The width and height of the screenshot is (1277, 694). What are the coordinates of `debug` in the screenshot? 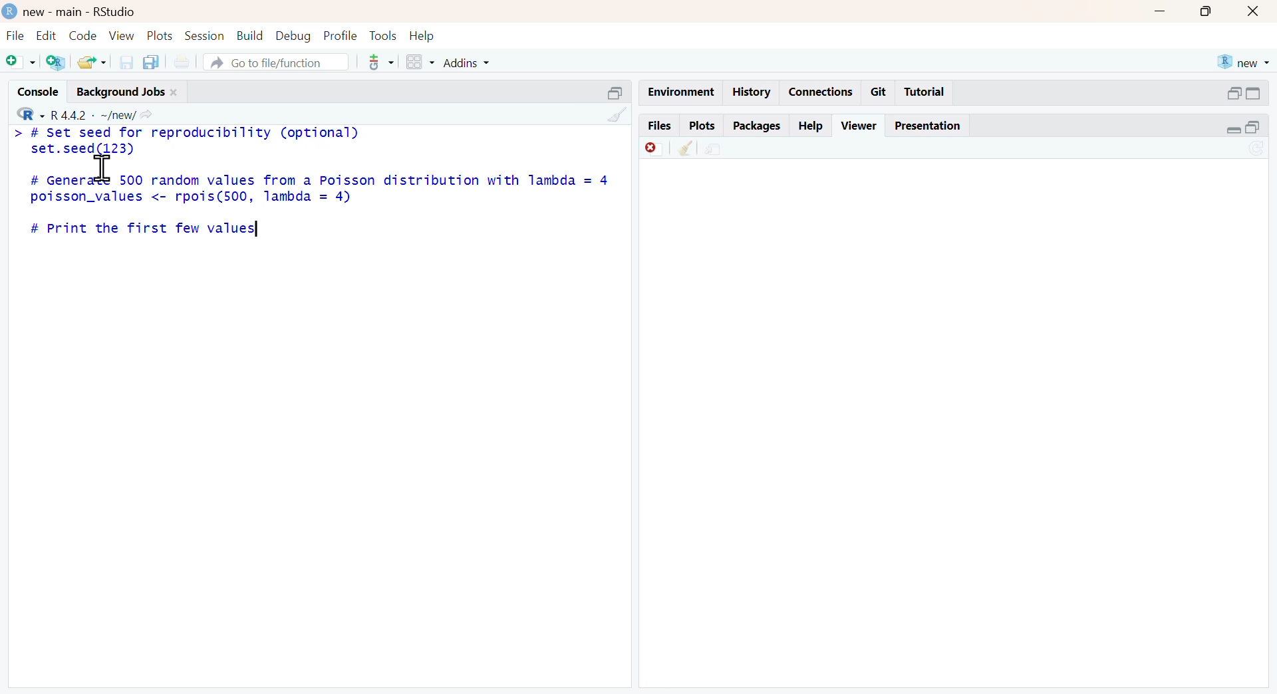 It's located at (295, 36).